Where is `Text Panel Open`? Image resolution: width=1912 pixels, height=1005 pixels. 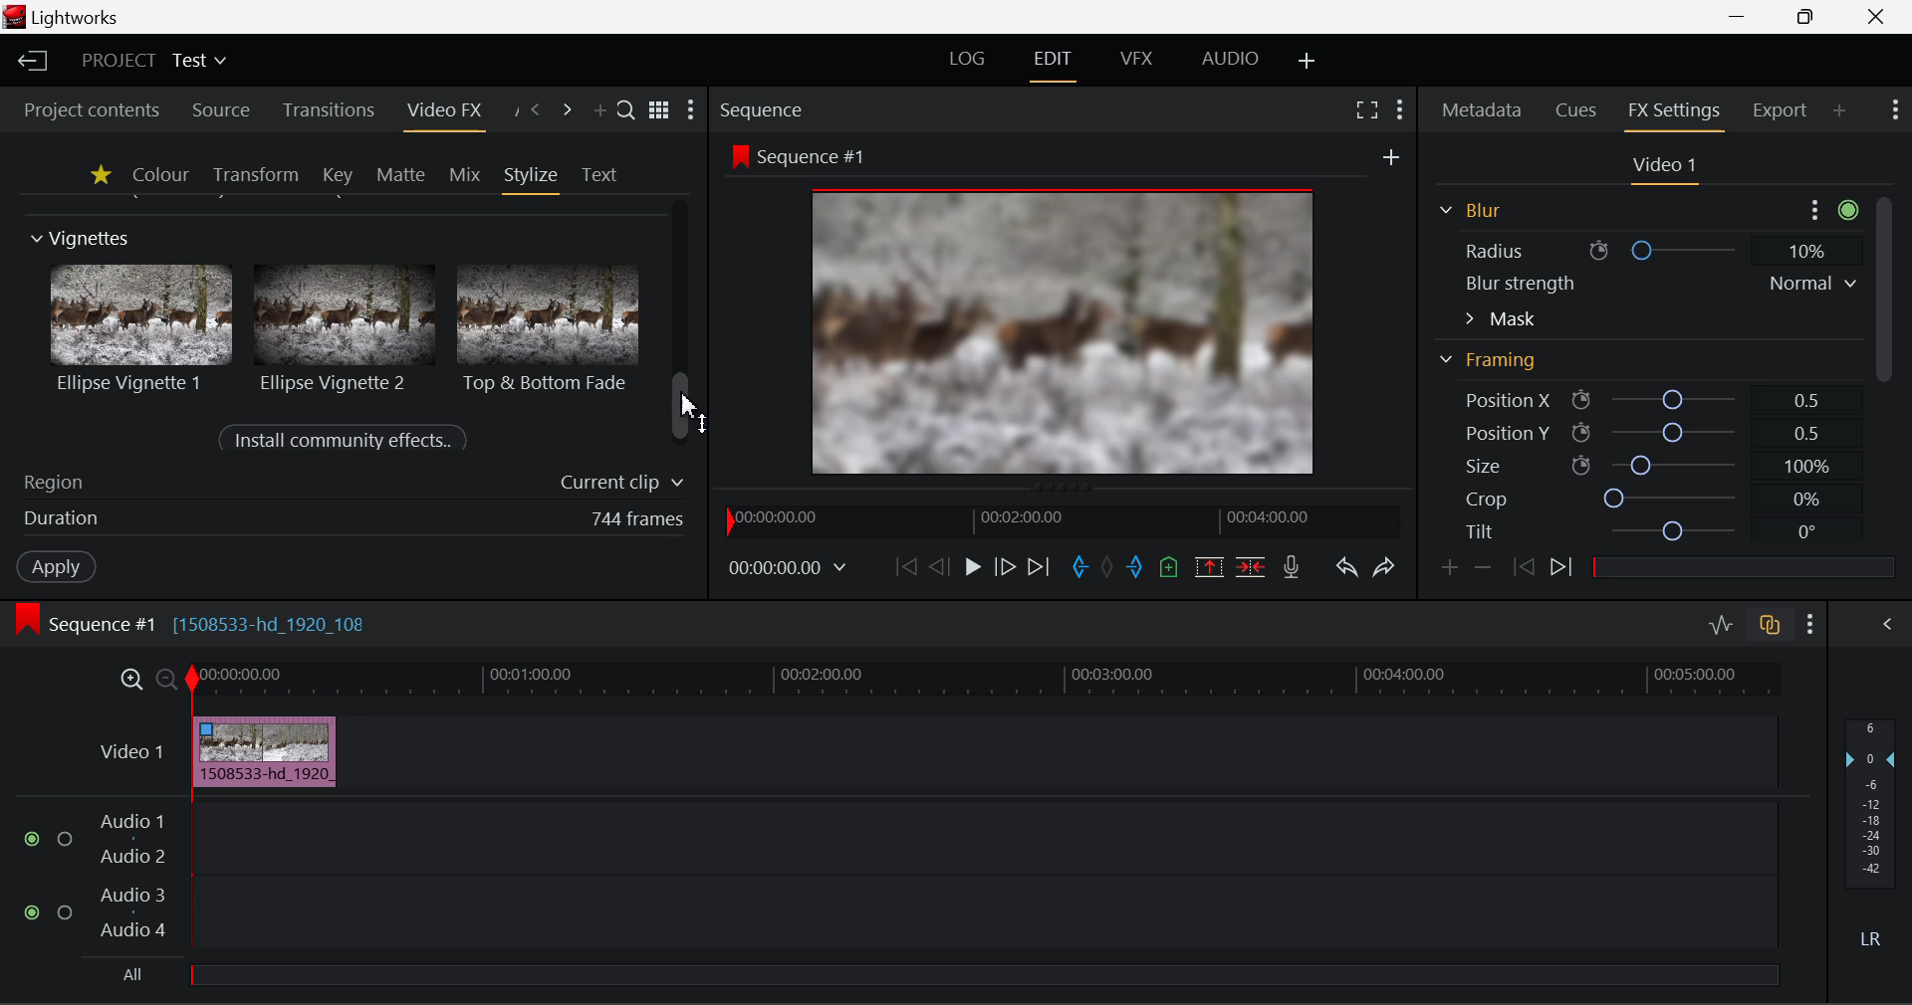
Text Panel Open is located at coordinates (601, 173).